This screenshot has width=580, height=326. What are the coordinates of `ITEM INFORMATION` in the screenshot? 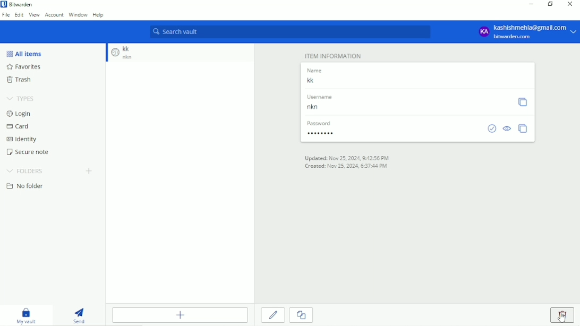 It's located at (334, 55).